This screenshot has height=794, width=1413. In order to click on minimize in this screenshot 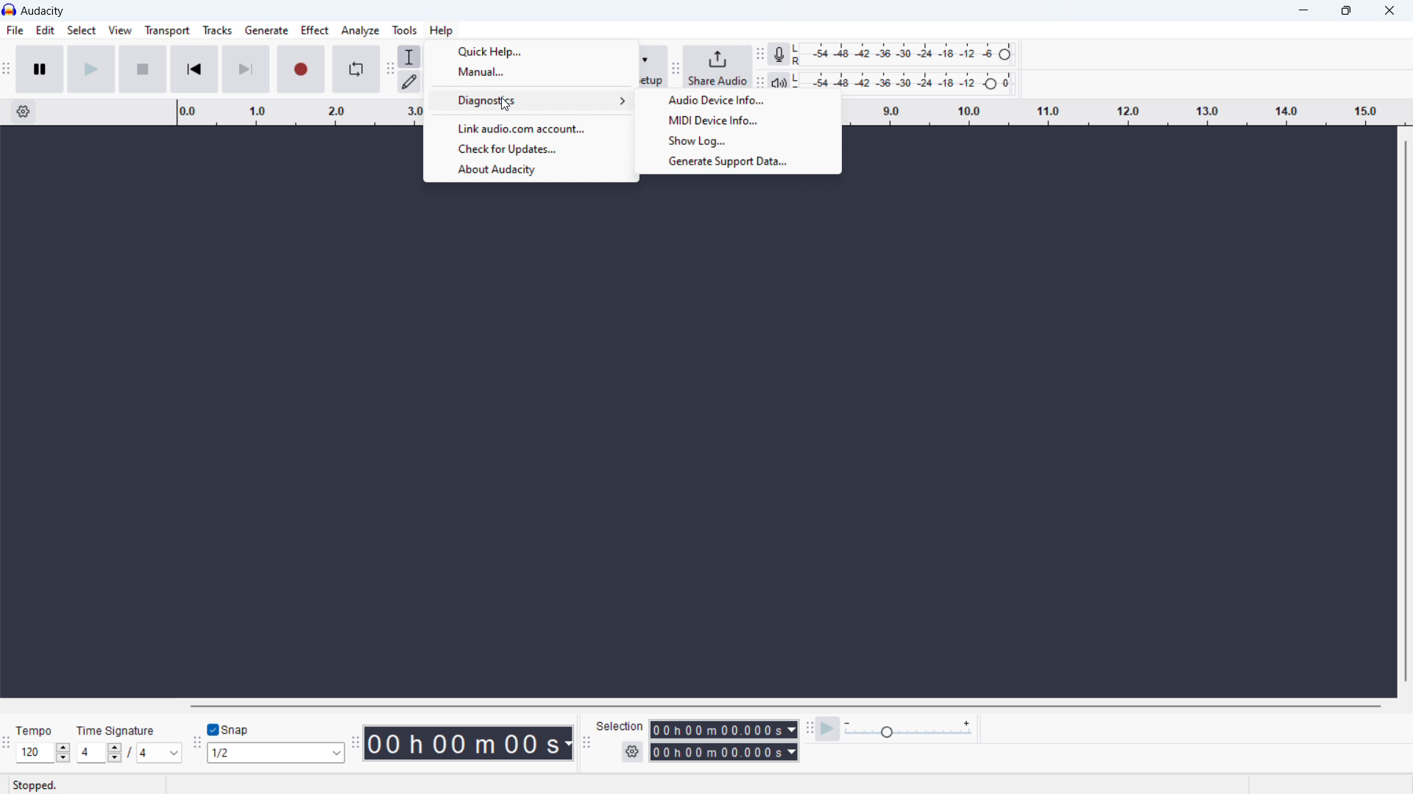, I will do `click(1300, 11)`.